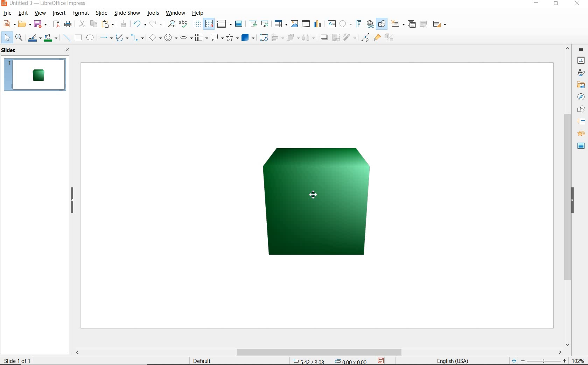 Image resolution: width=588 pixels, height=365 pixels. What do you see at coordinates (186, 37) in the screenshot?
I see `block arrows` at bounding box center [186, 37].